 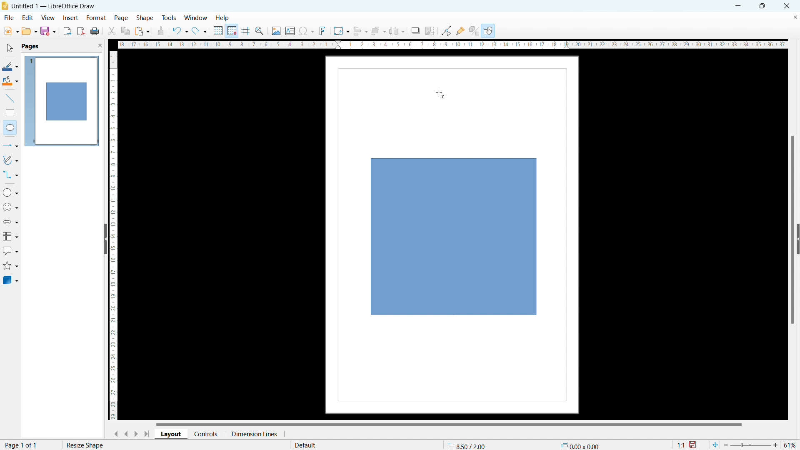 I want to click on go to next page, so click(x=136, y=433).